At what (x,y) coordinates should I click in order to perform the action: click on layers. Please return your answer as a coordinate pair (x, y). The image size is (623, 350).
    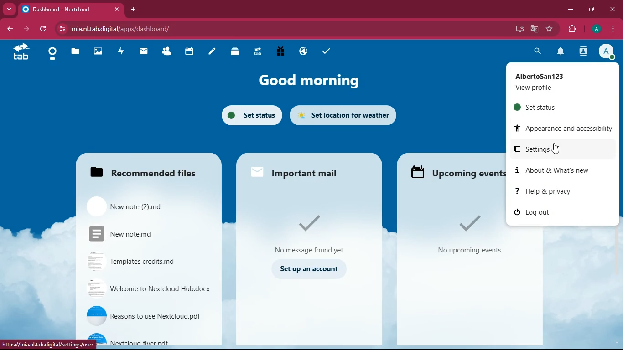
    Looking at the image, I should click on (234, 51).